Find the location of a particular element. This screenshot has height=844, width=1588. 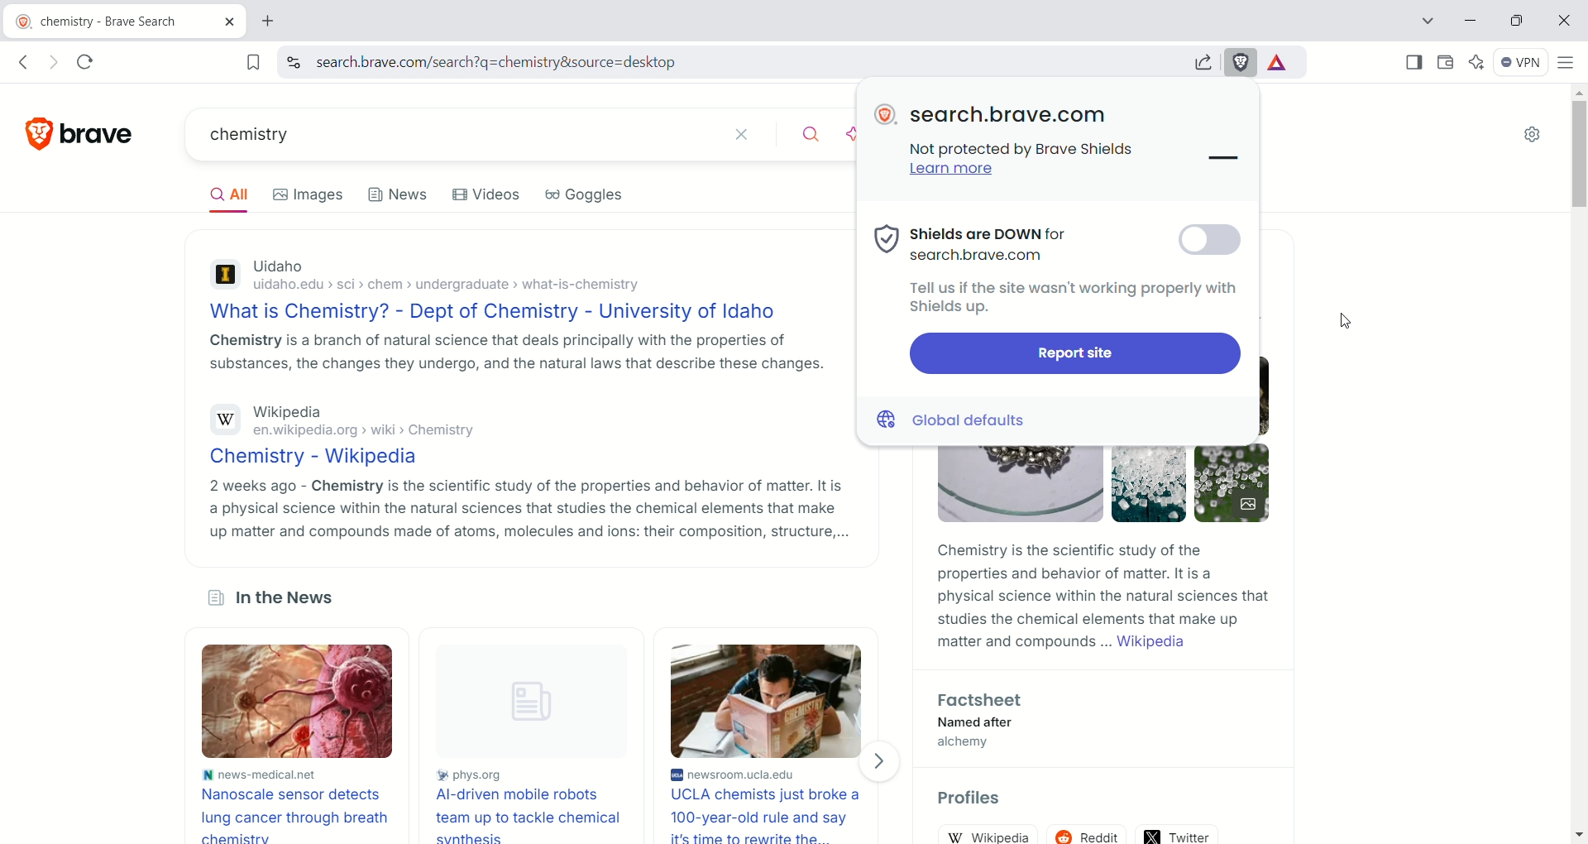

reload is located at coordinates (91, 61).